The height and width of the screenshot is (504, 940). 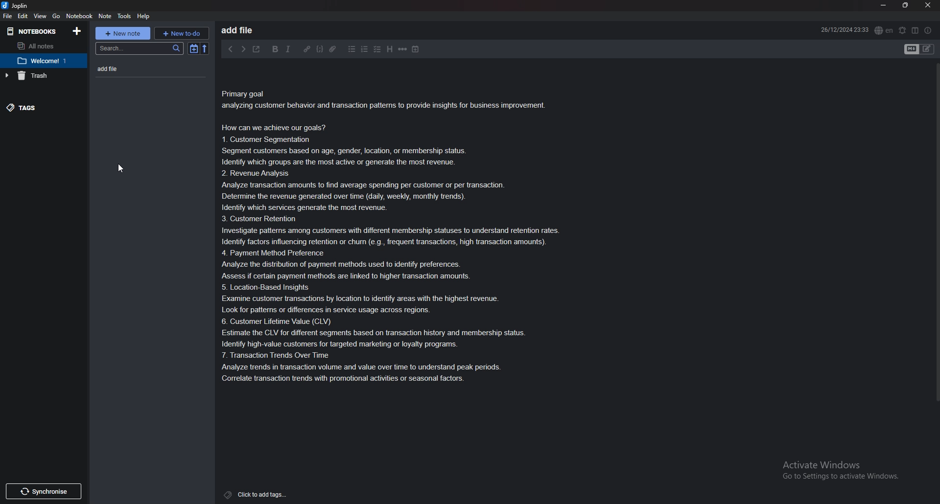 What do you see at coordinates (416, 49) in the screenshot?
I see `Add time` at bounding box center [416, 49].